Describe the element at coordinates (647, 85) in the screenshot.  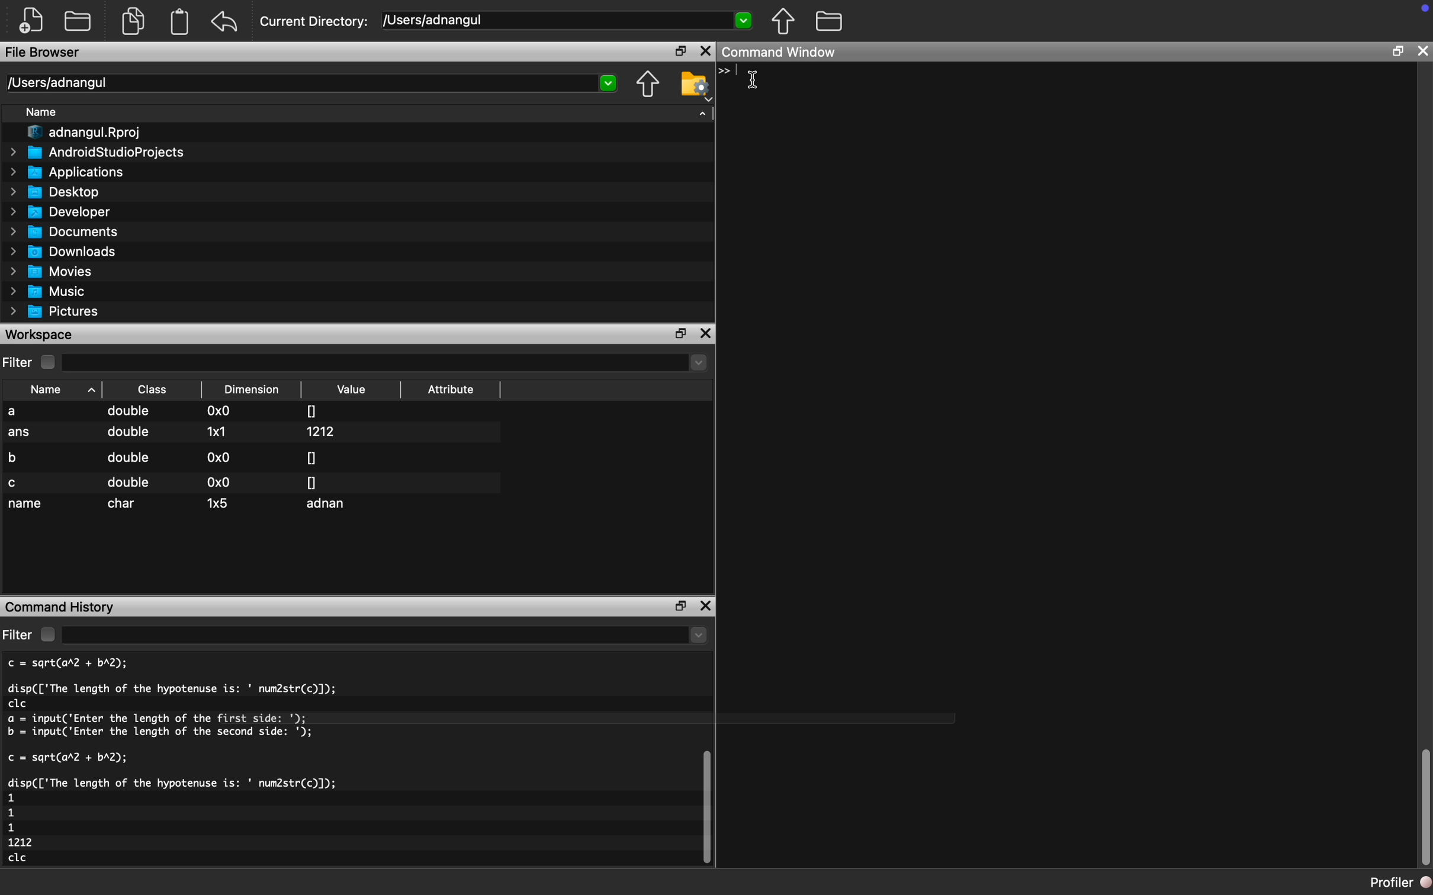
I see `move up` at that location.